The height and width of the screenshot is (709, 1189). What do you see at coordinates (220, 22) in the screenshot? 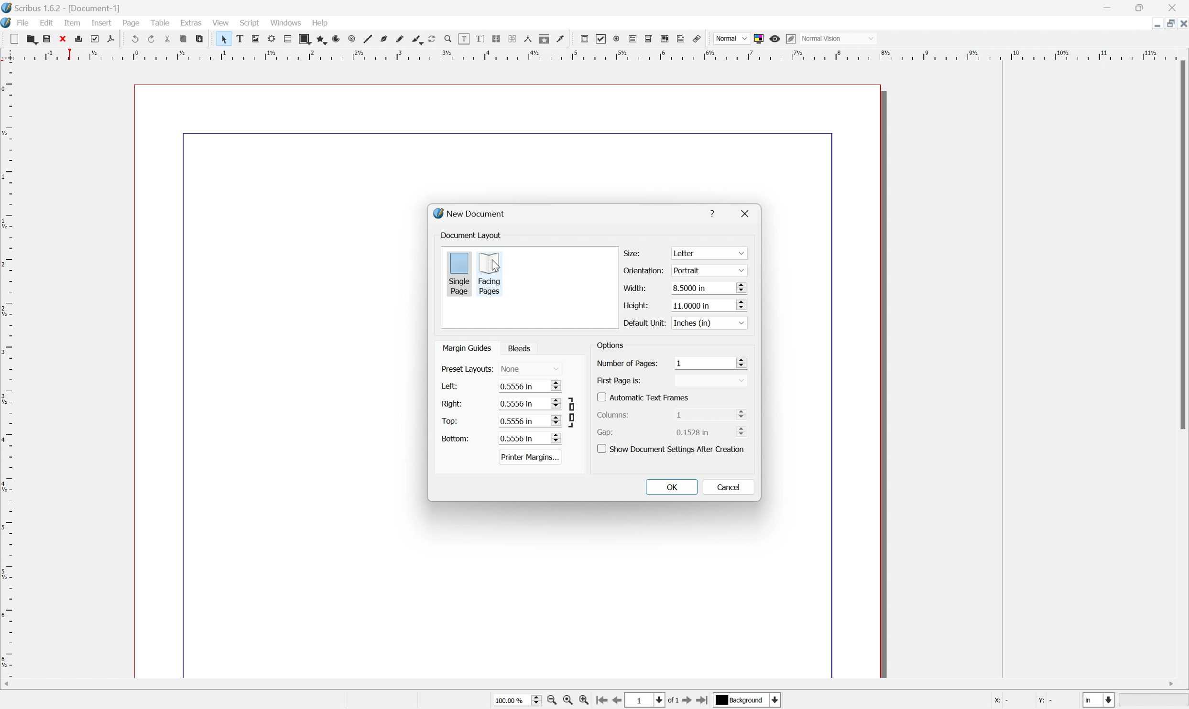
I see `View` at bounding box center [220, 22].